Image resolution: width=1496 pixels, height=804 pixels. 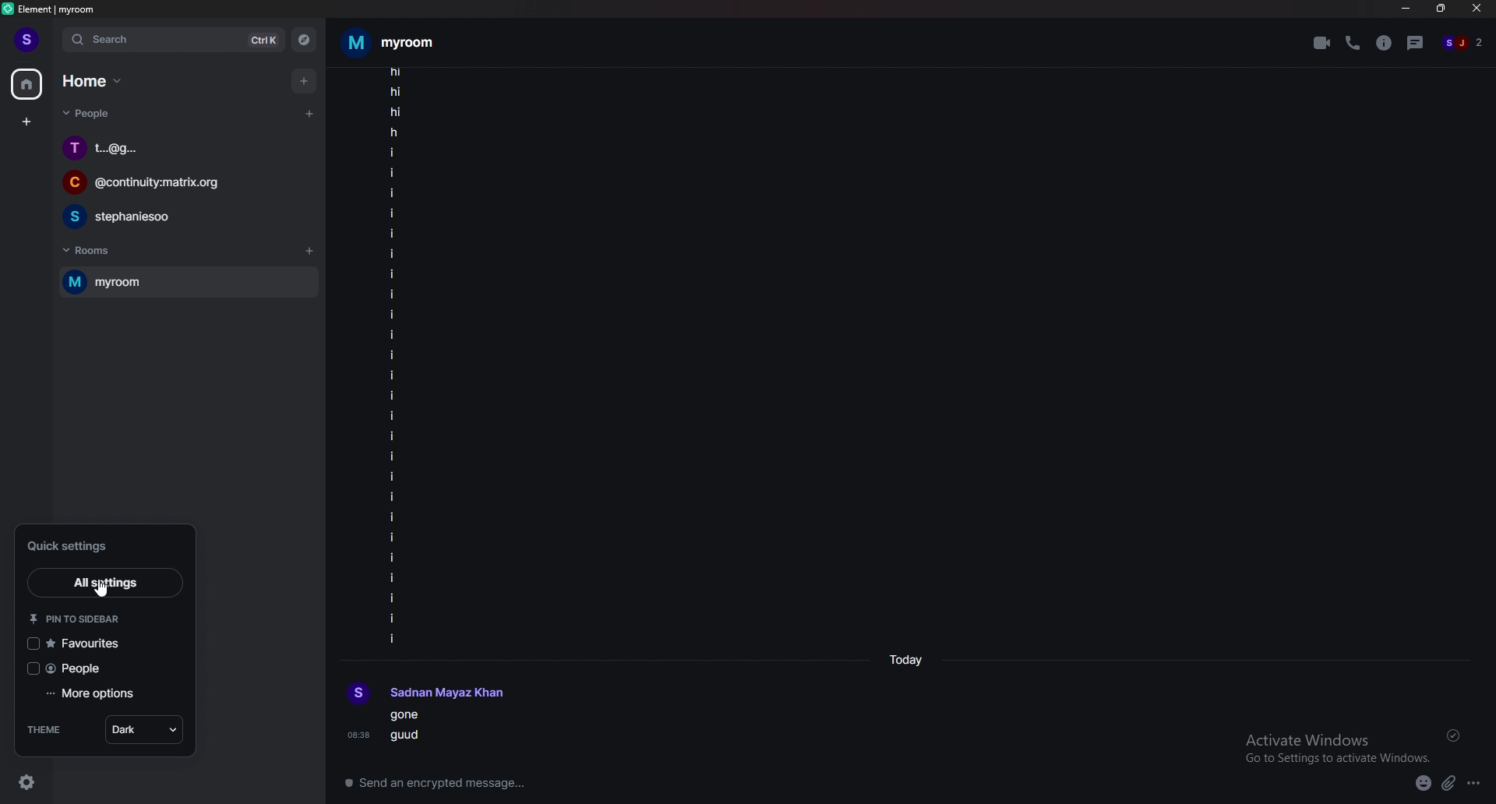 I want to click on attachment, so click(x=1448, y=784).